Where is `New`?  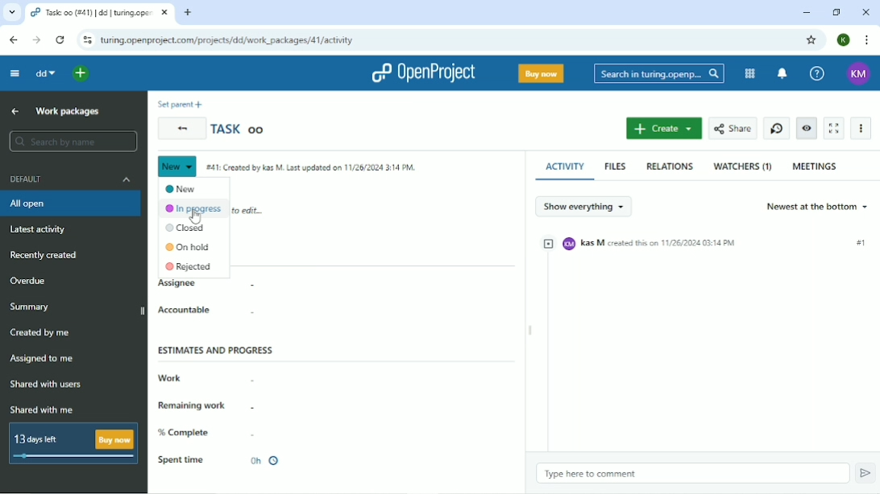
New is located at coordinates (183, 188).